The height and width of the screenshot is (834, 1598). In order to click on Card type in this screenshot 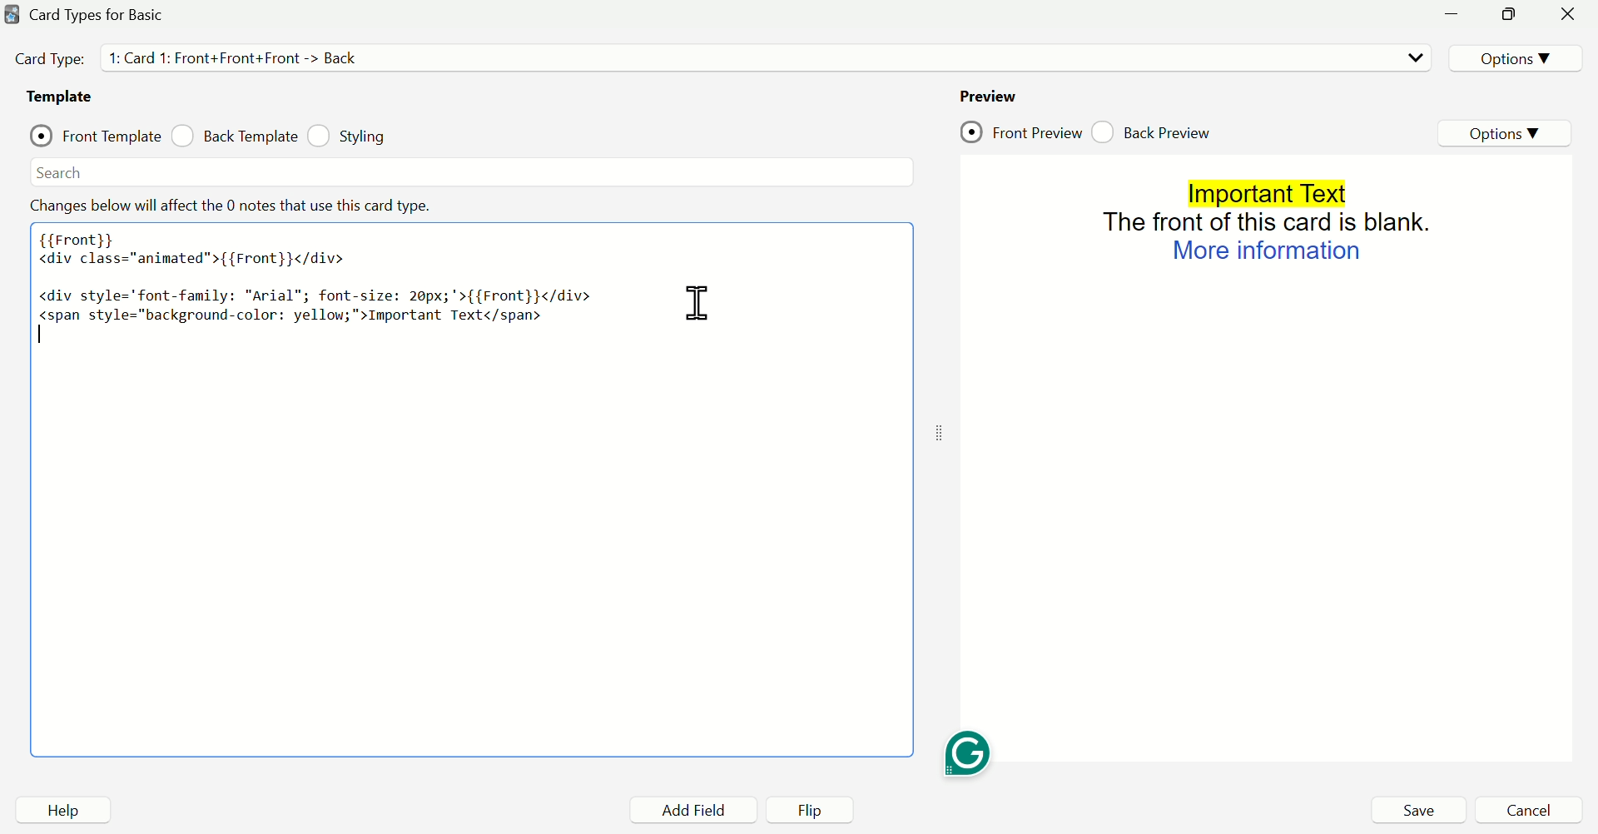, I will do `click(763, 57)`.